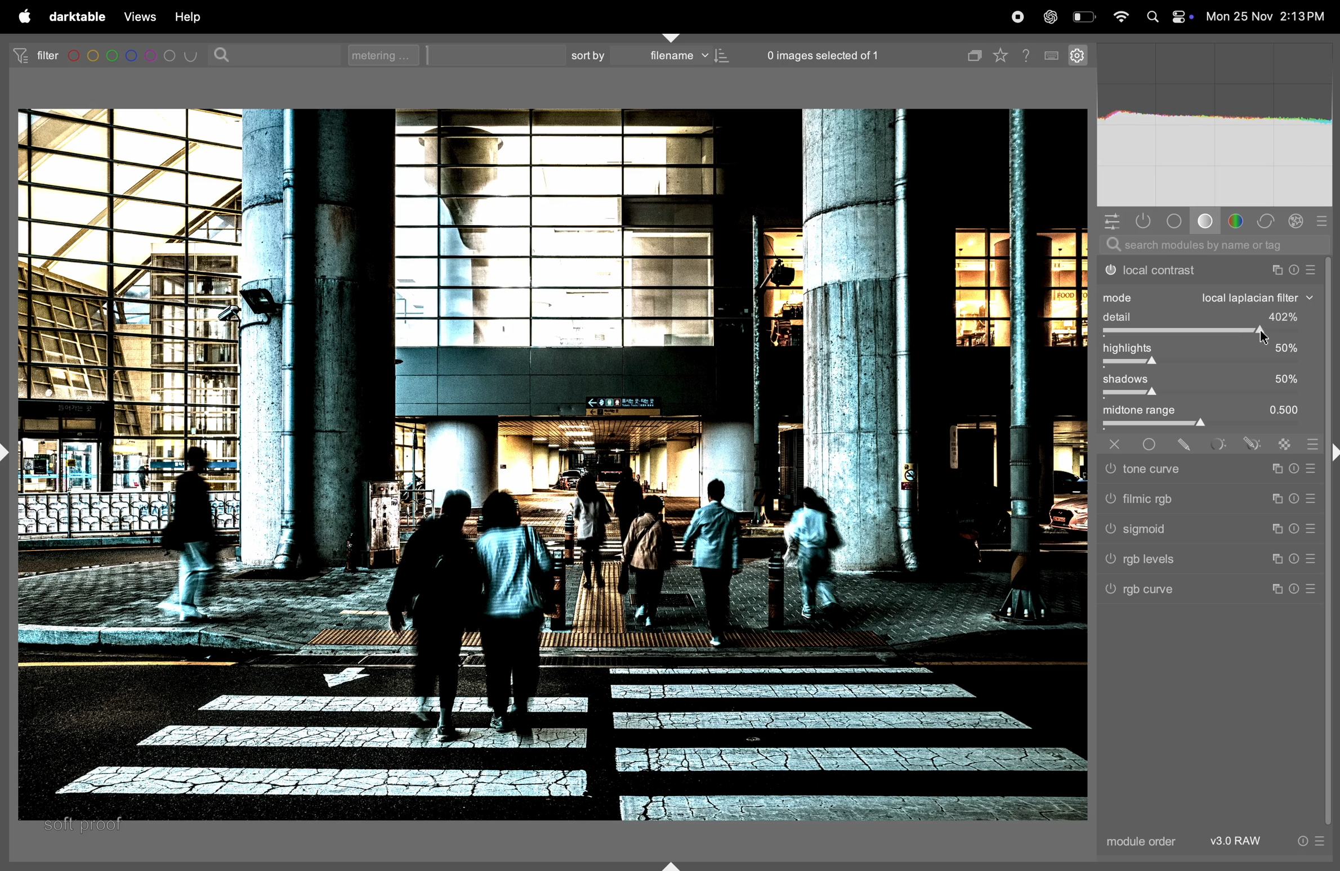 This screenshot has height=871, width=1340. What do you see at coordinates (1320, 840) in the screenshot?
I see `preset` at bounding box center [1320, 840].